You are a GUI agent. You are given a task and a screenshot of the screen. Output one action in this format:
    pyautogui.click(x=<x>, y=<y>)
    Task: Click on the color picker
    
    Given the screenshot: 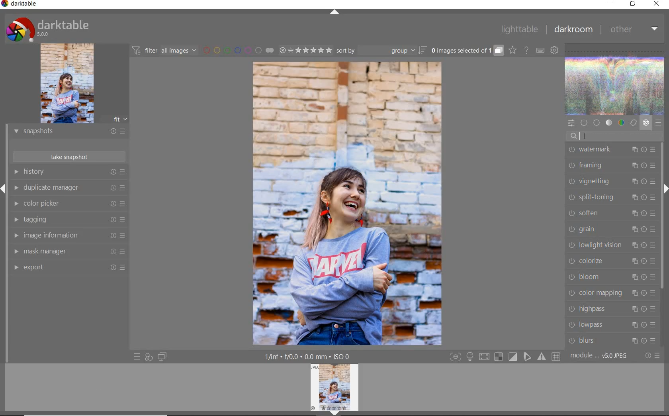 What is the action you would take?
    pyautogui.click(x=68, y=205)
    